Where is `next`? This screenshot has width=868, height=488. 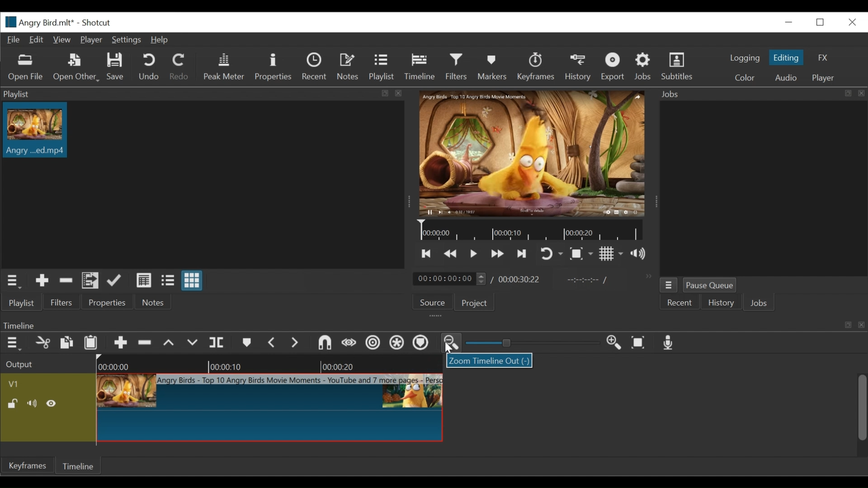 next is located at coordinates (297, 344).